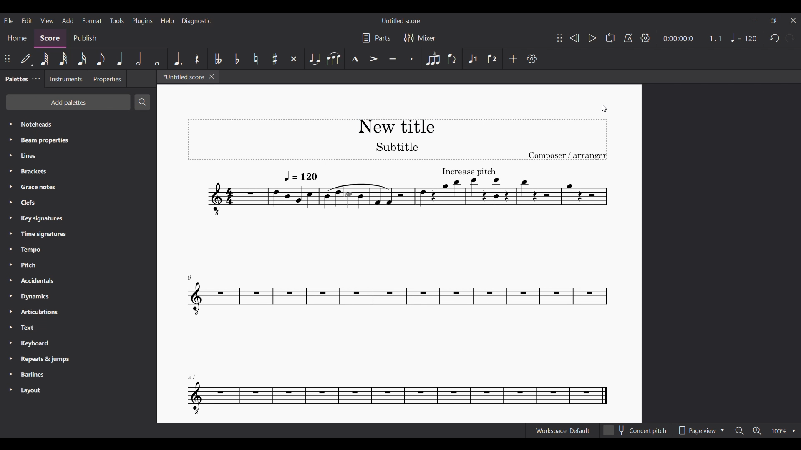 Image resolution: width=801 pixels, height=450 pixels. What do you see at coordinates (167, 21) in the screenshot?
I see `Help menu` at bounding box center [167, 21].